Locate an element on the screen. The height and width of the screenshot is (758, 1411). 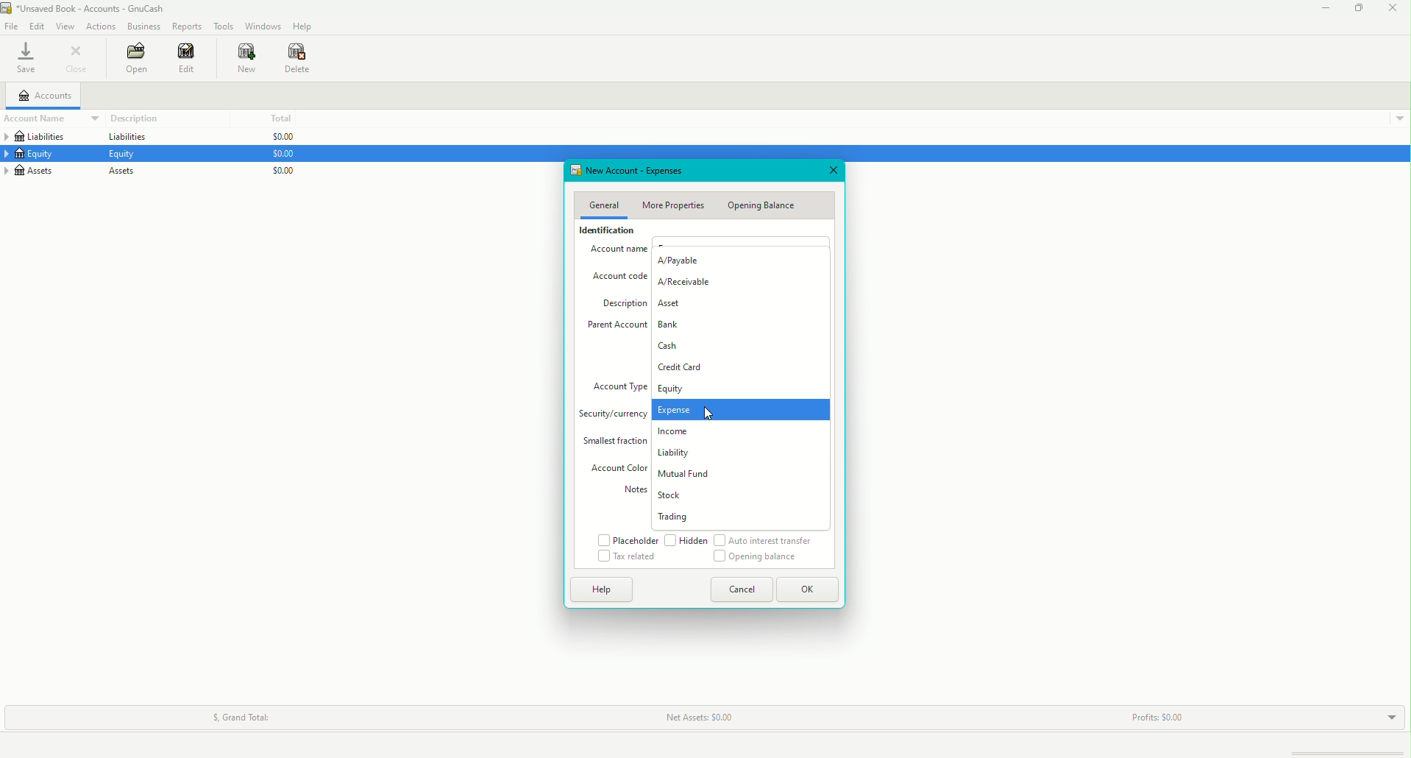
View is located at coordinates (65, 25).